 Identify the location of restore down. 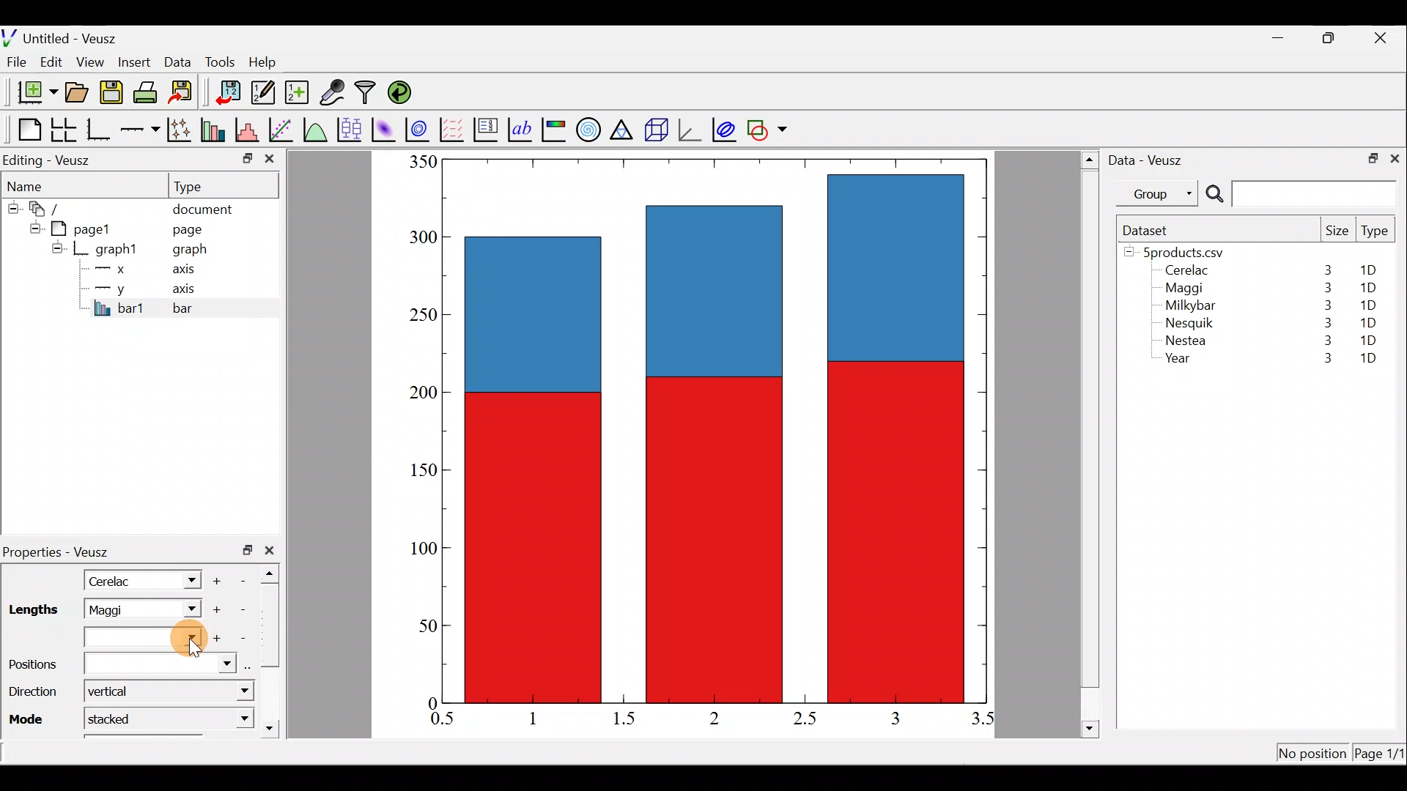
(1368, 157).